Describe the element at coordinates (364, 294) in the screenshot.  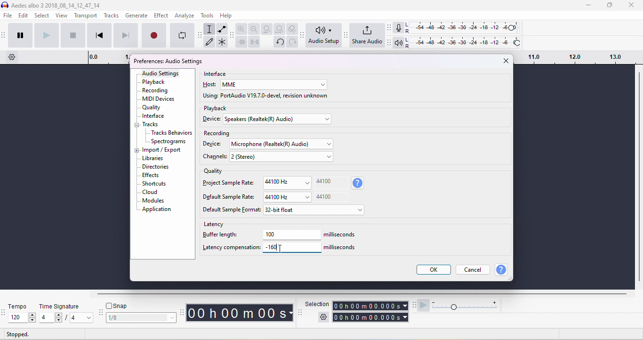
I see `horizontal scroll bar` at that location.